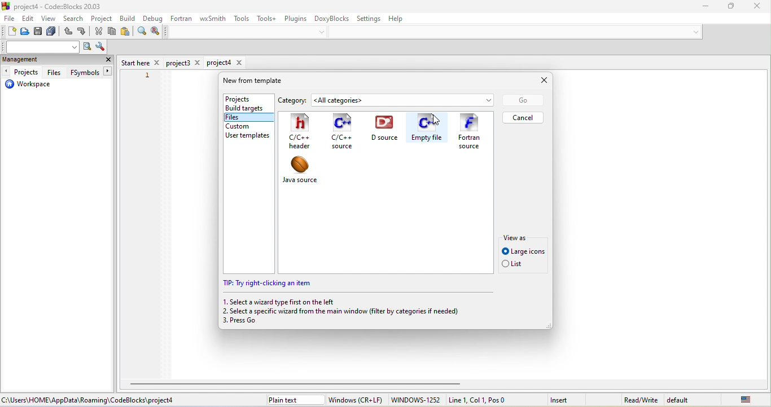  Describe the element at coordinates (100, 47) in the screenshot. I see `show option window` at that location.